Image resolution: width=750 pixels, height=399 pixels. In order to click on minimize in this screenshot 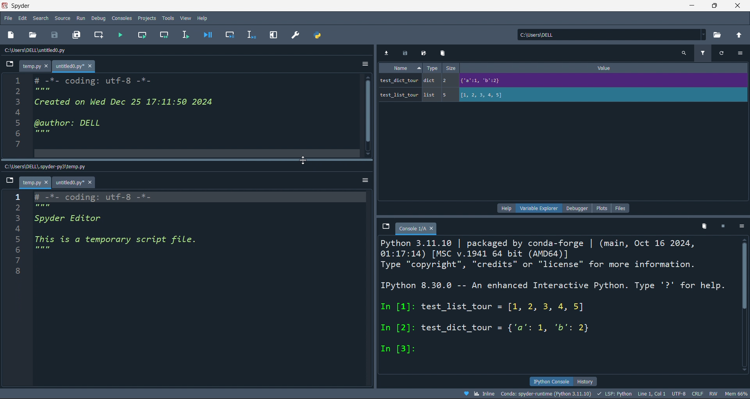, I will do `click(691, 6)`.